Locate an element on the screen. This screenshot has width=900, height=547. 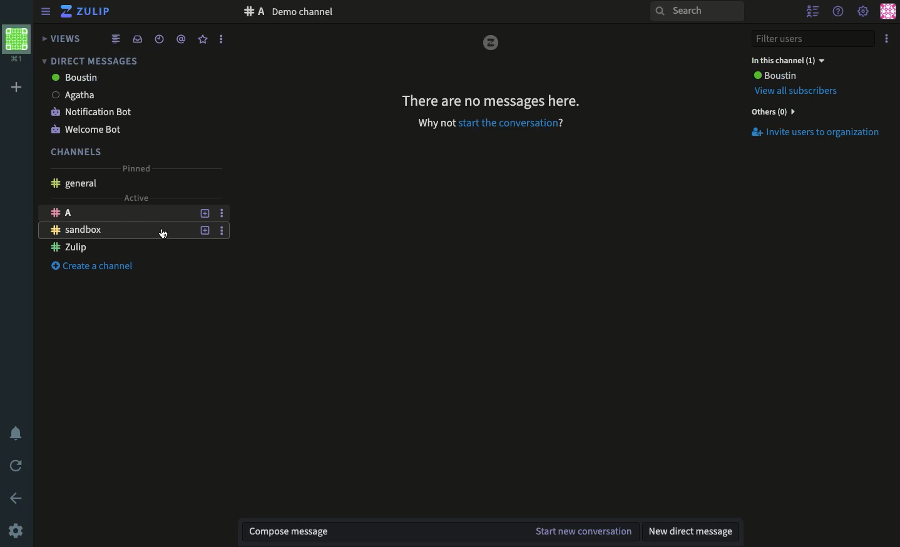
Agatha is located at coordinates (119, 95).